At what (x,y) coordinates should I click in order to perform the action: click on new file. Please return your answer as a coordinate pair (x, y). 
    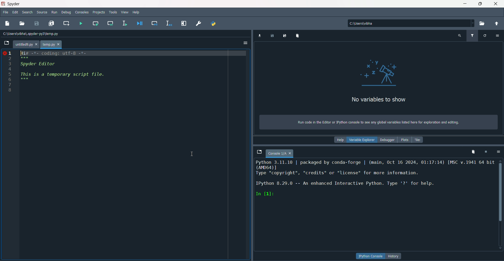
    Looking at the image, I should click on (7, 23).